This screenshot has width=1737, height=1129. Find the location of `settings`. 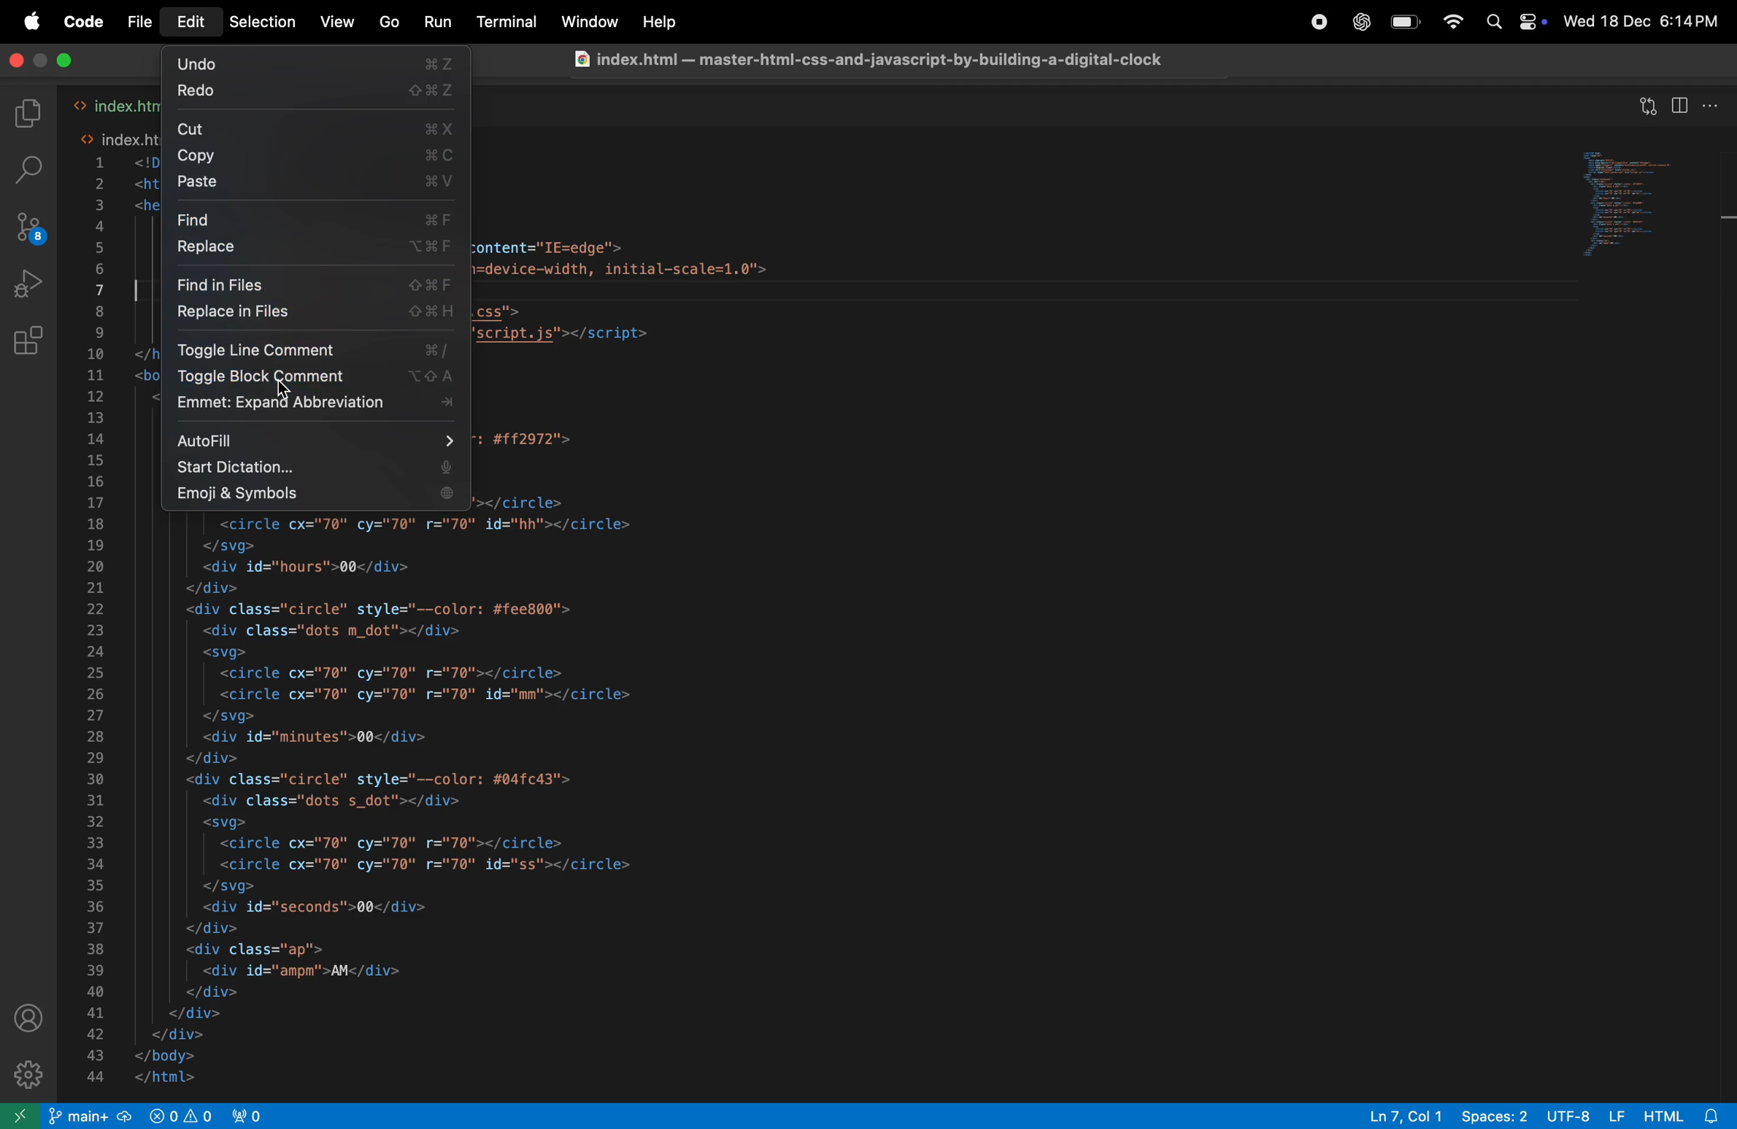

settings is located at coordinates (25, 1076).